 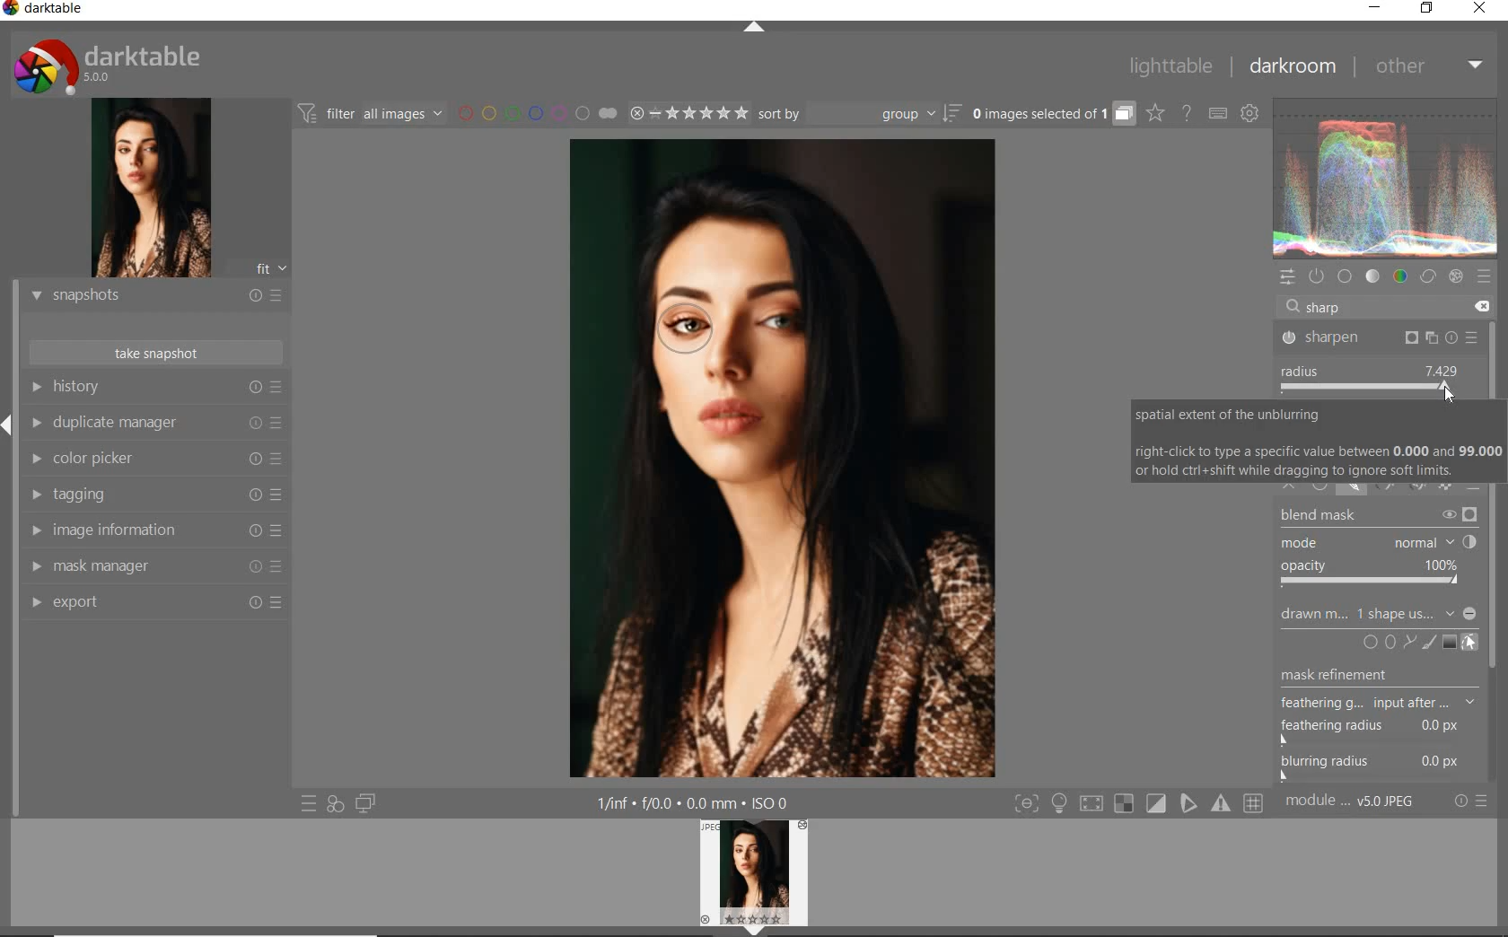 What do you see at coordinates (107, 66) in the screenshot?
I see `Darktable 5.0.0` at bounding box center [107, 66].